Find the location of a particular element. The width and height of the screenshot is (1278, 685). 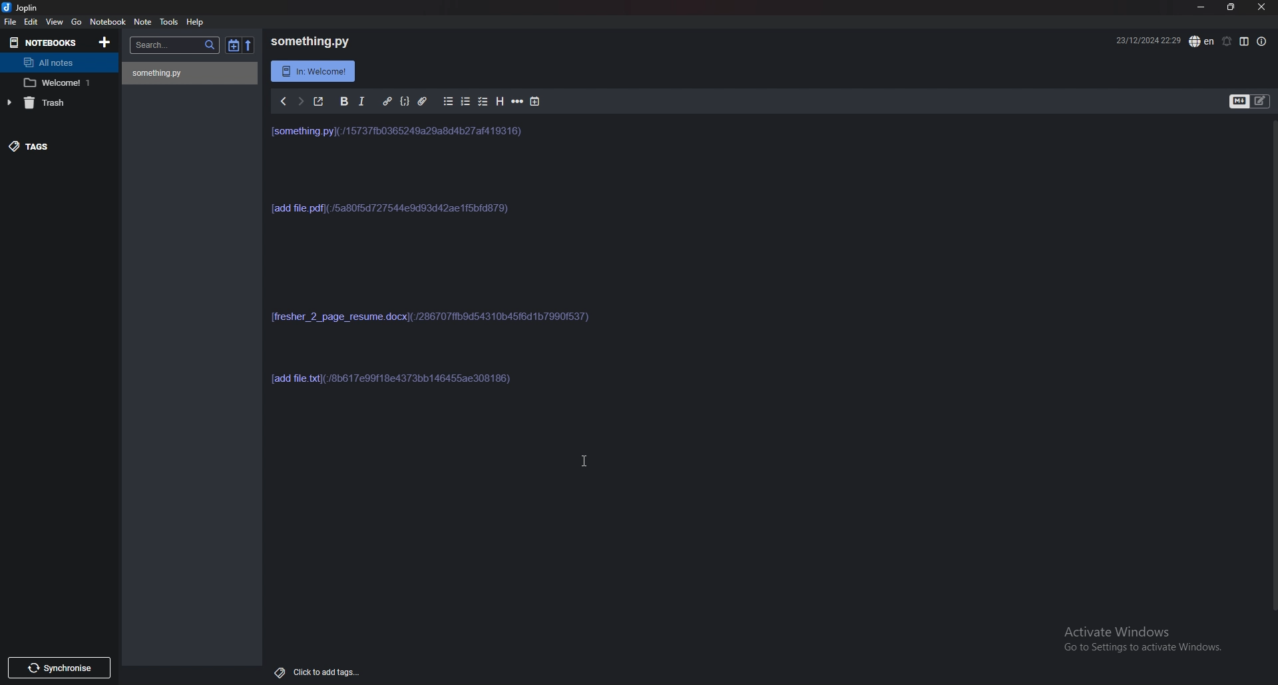

Toggle external editor is located at coordinates (317, 102).